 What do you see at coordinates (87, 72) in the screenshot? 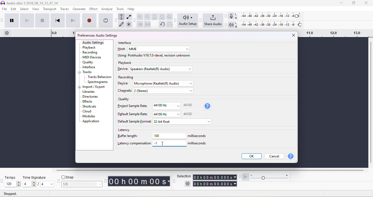
I see `tracks` at bounding box center [87, 72].